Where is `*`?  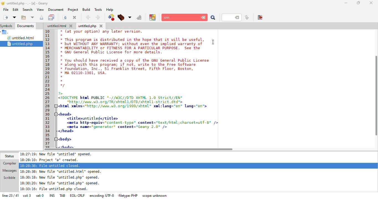
* is located at coordinates (62, 81).